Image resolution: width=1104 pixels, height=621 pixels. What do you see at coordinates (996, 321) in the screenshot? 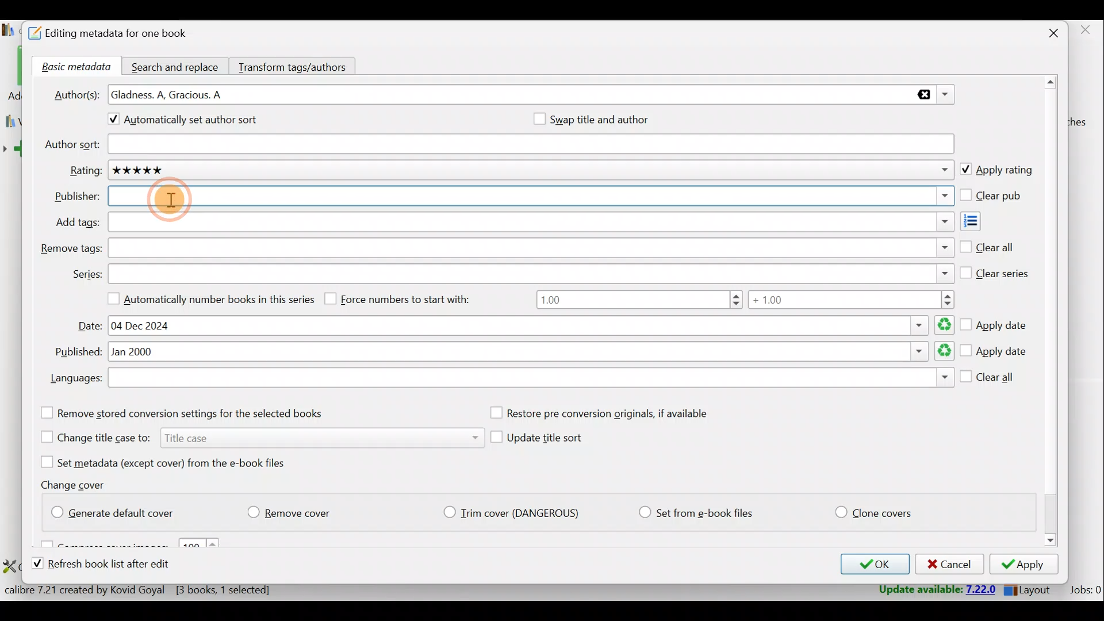
I see `Apply date` at bounding box center [996, 321].